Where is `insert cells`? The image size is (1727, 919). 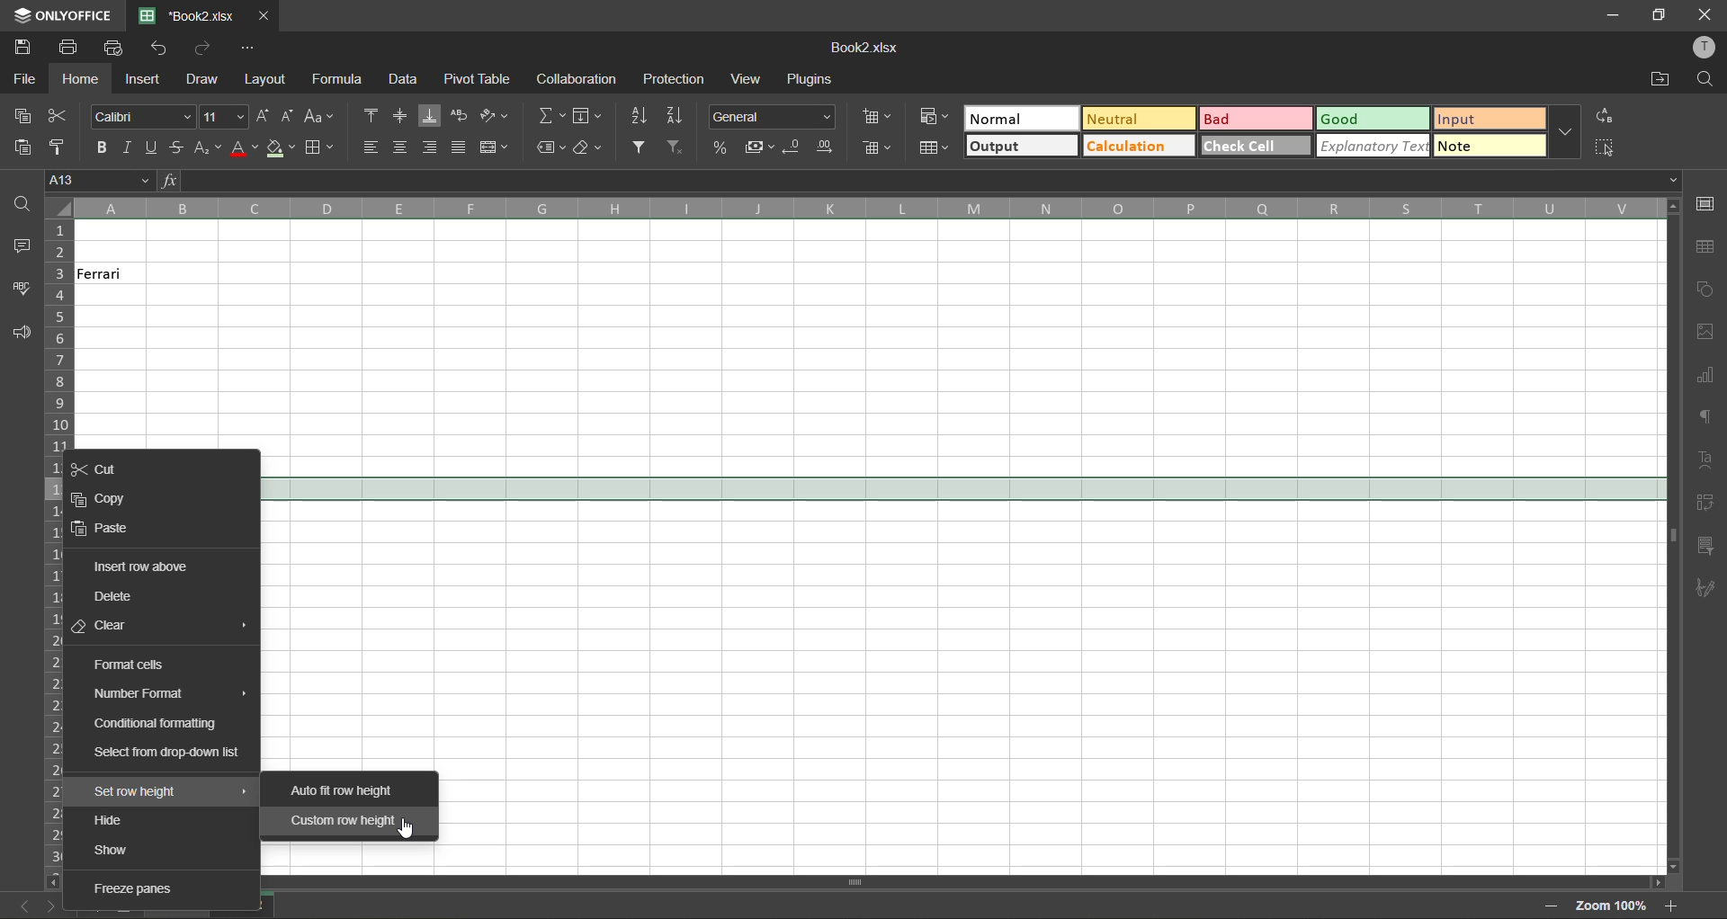 insert cells is located at coordinates (879, 118).